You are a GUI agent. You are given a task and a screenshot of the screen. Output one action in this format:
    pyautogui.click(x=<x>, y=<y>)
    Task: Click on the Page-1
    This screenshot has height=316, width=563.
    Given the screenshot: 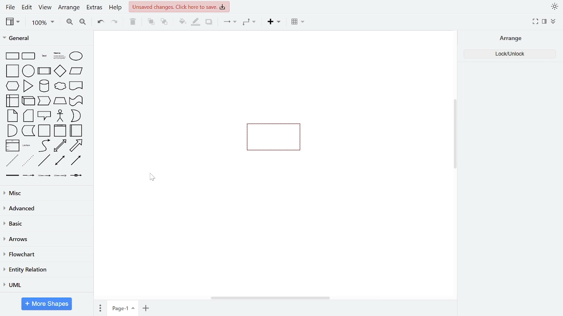 What is the action you would take?
    pyautogui.click(x=123, y=309)
    